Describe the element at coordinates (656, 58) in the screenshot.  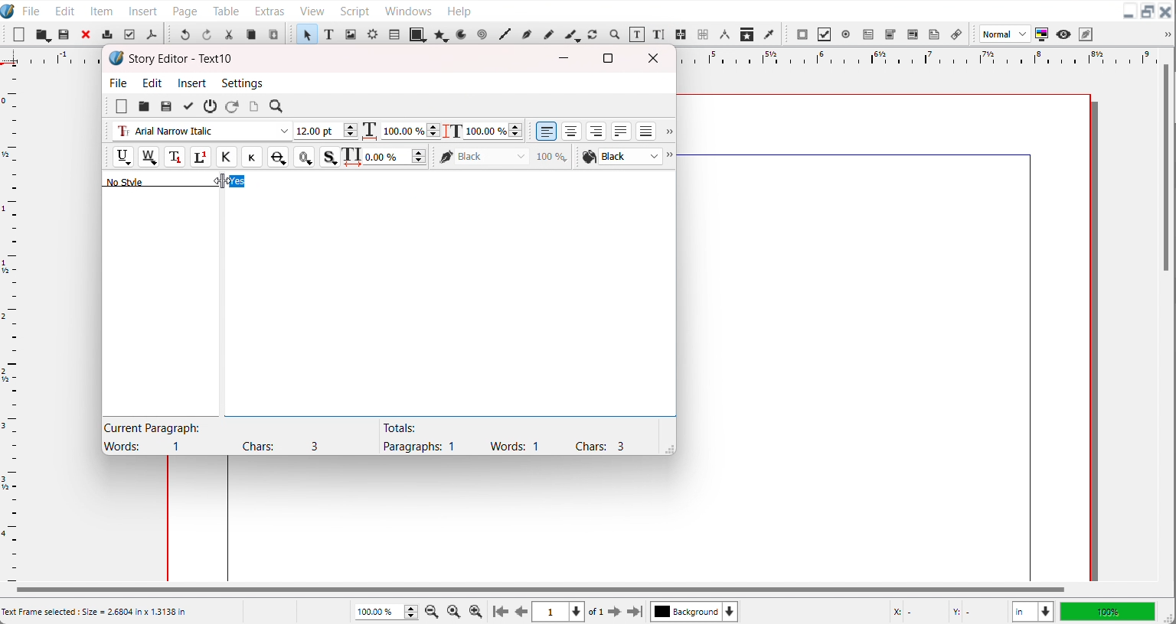
I see `Close` at that location.